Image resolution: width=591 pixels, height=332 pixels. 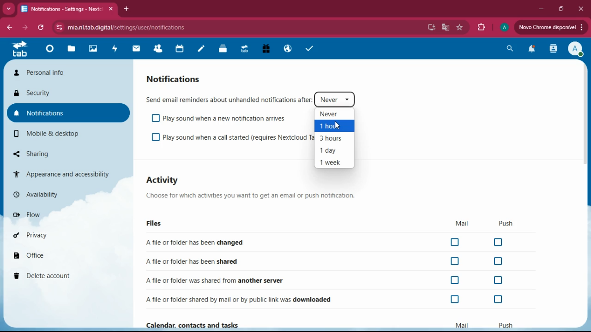 What do you see at coordinates (510, 47) in the screenshot?
I see `search` at bounding box center [510, 47].